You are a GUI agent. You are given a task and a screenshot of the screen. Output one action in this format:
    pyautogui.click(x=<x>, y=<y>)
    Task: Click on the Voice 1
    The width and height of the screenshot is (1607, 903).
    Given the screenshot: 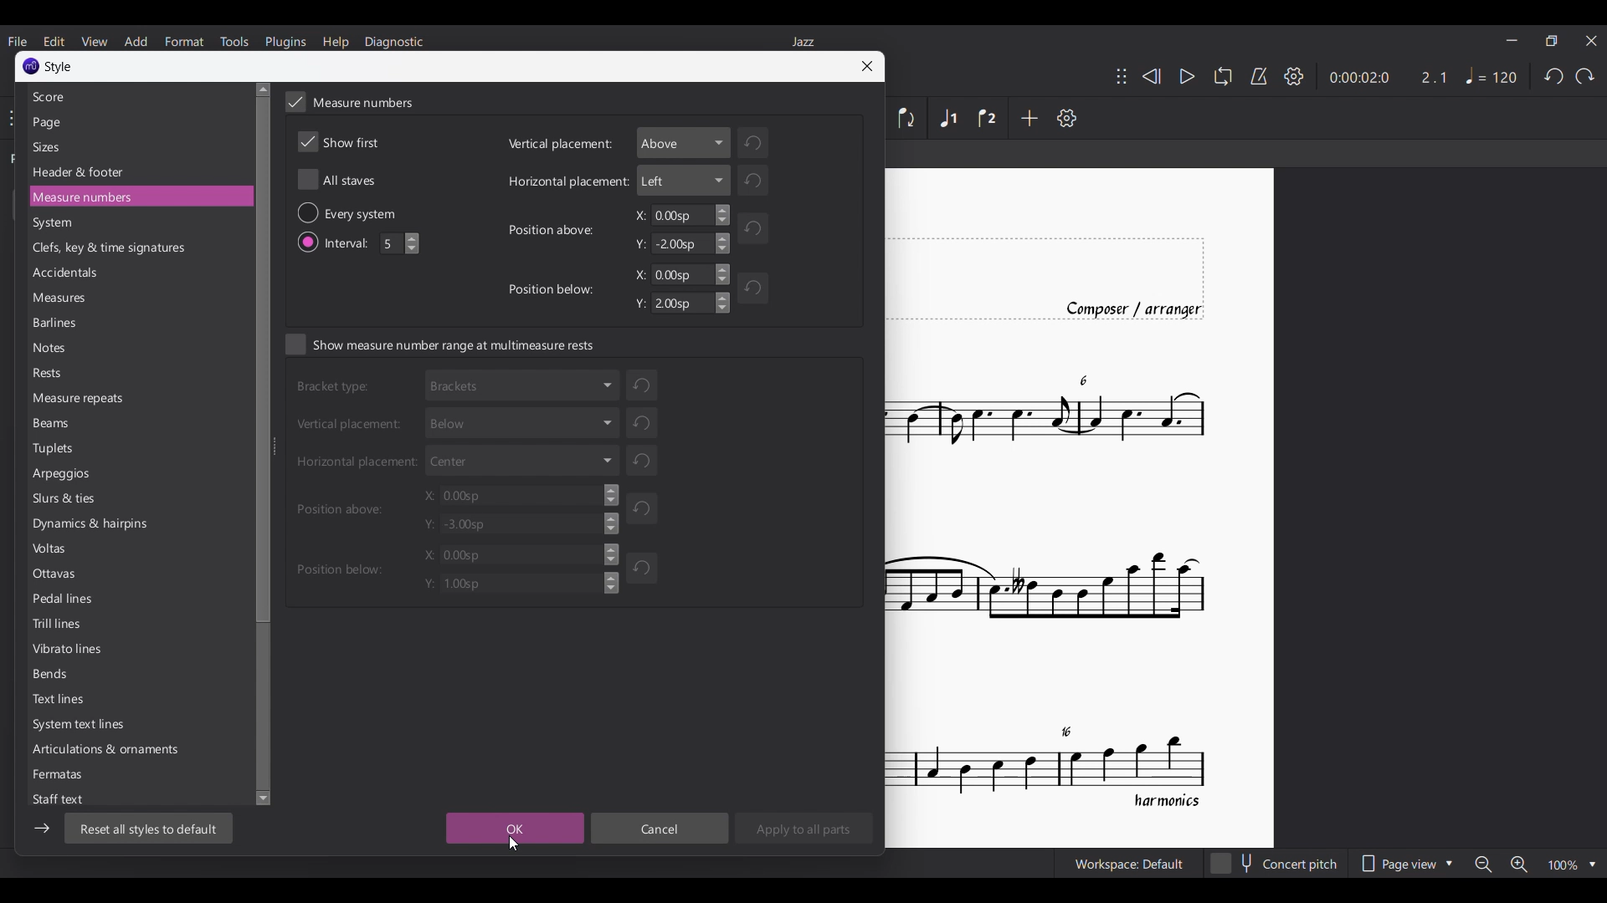 What is the action you would take?
    pyautogui.click(x=947, y=117)
    